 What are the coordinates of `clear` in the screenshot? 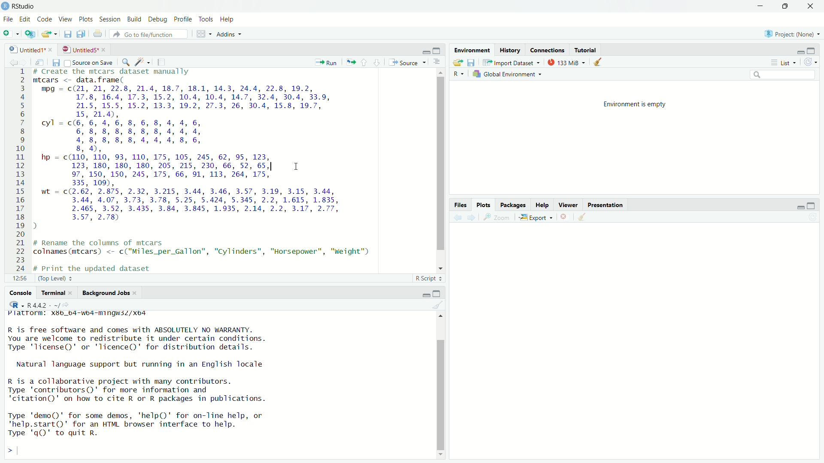 It's located at (583, 219).